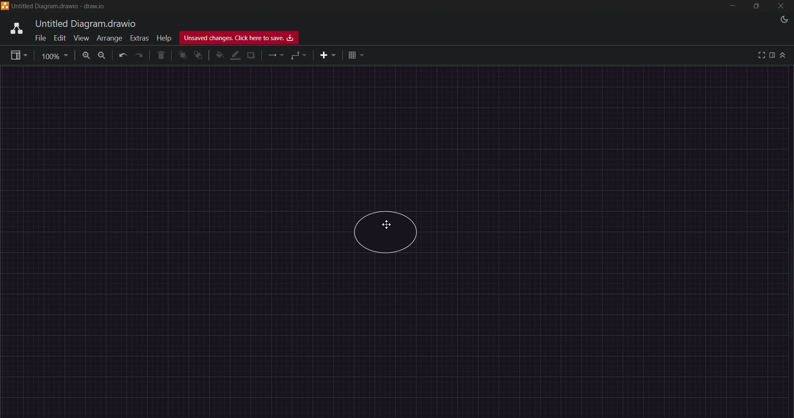 This screenshot has height=418, width=794. What do you see at coordinates (60, 38) in the screenshot?
I see `edit` at bounding box center [60, 38].